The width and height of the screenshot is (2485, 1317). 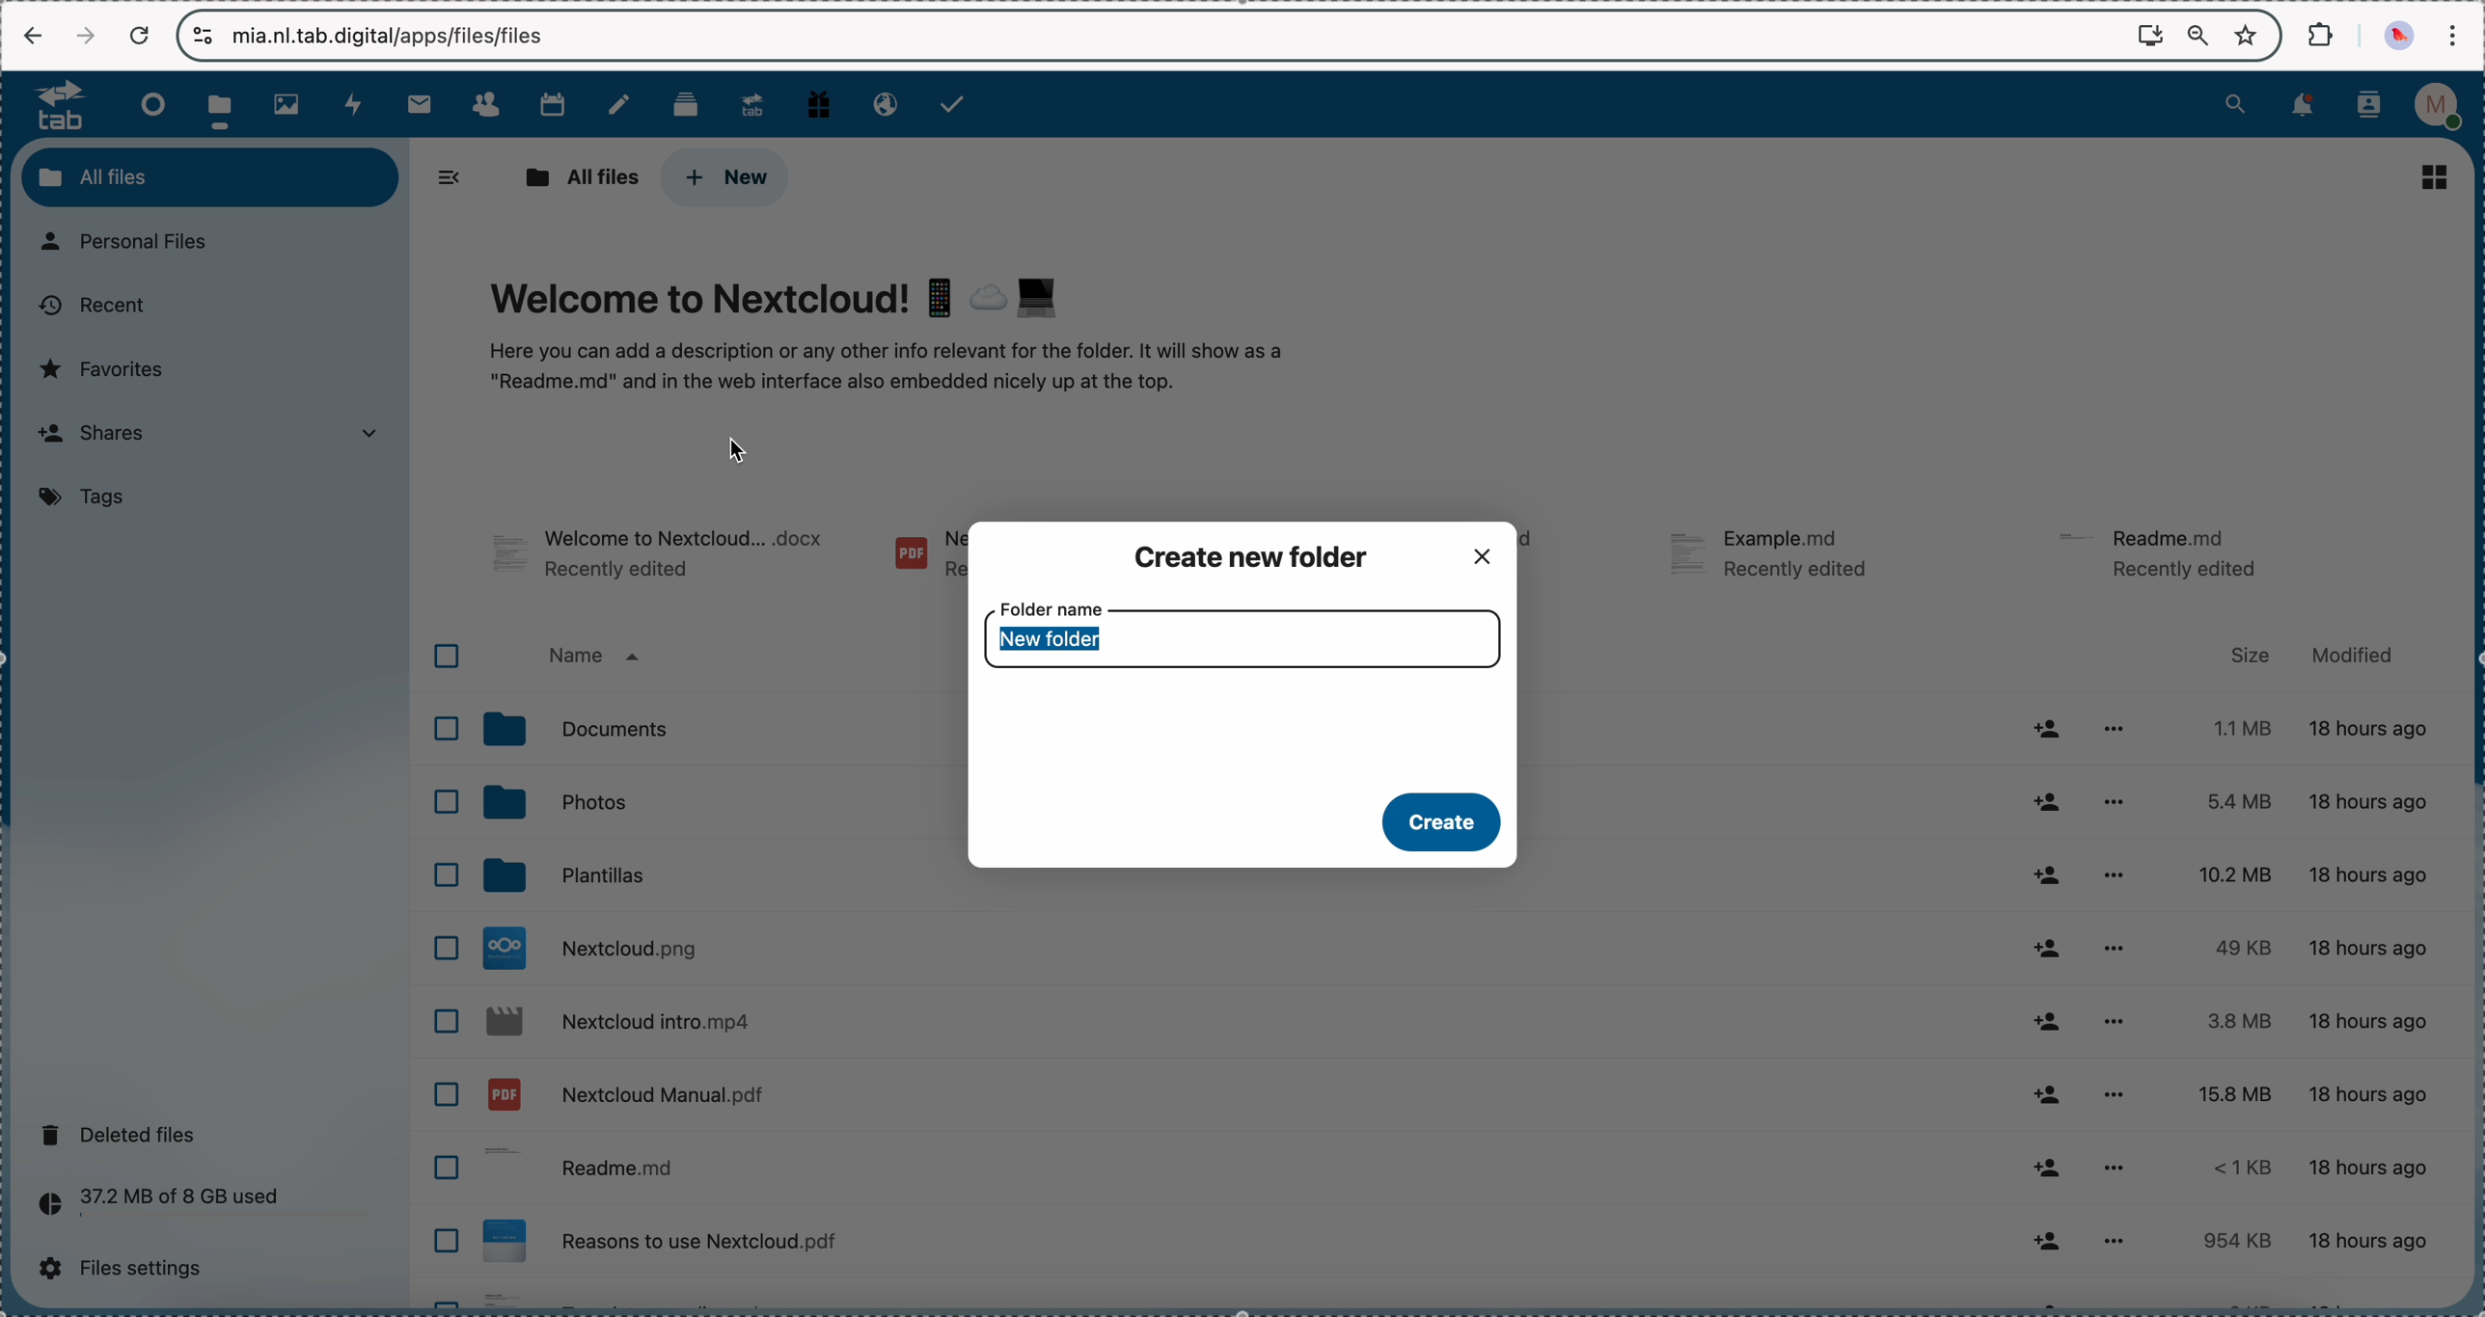 What do you see at coordinates (819, 102) in the screenshot?
I see `free` at bounding box center [819, 102].